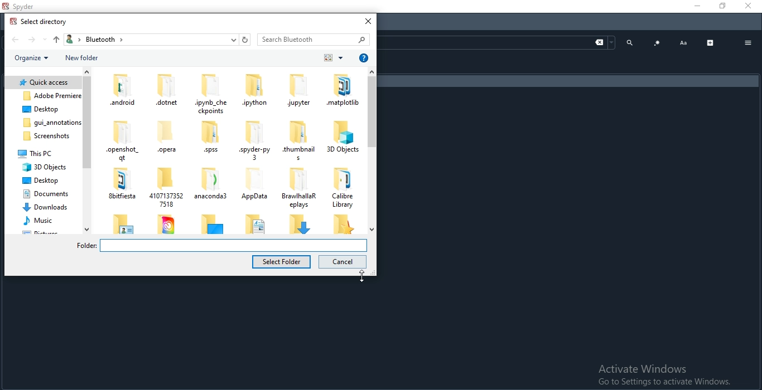 The width and height of the screenshot is (762, 390). I want to click on folder, so click(252, 183).